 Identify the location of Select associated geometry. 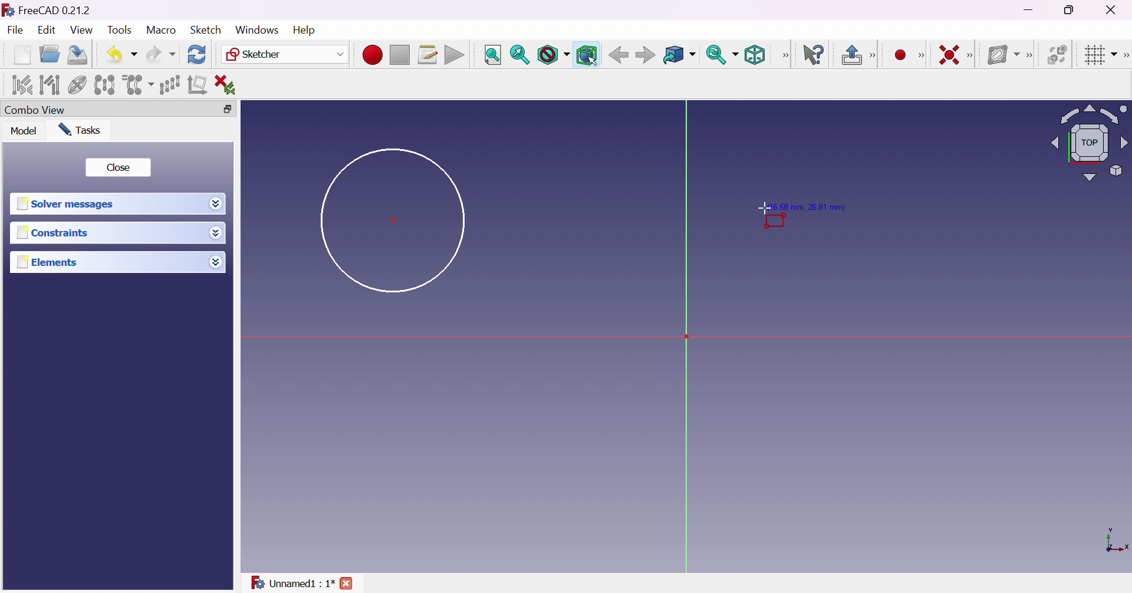
(50, 84).